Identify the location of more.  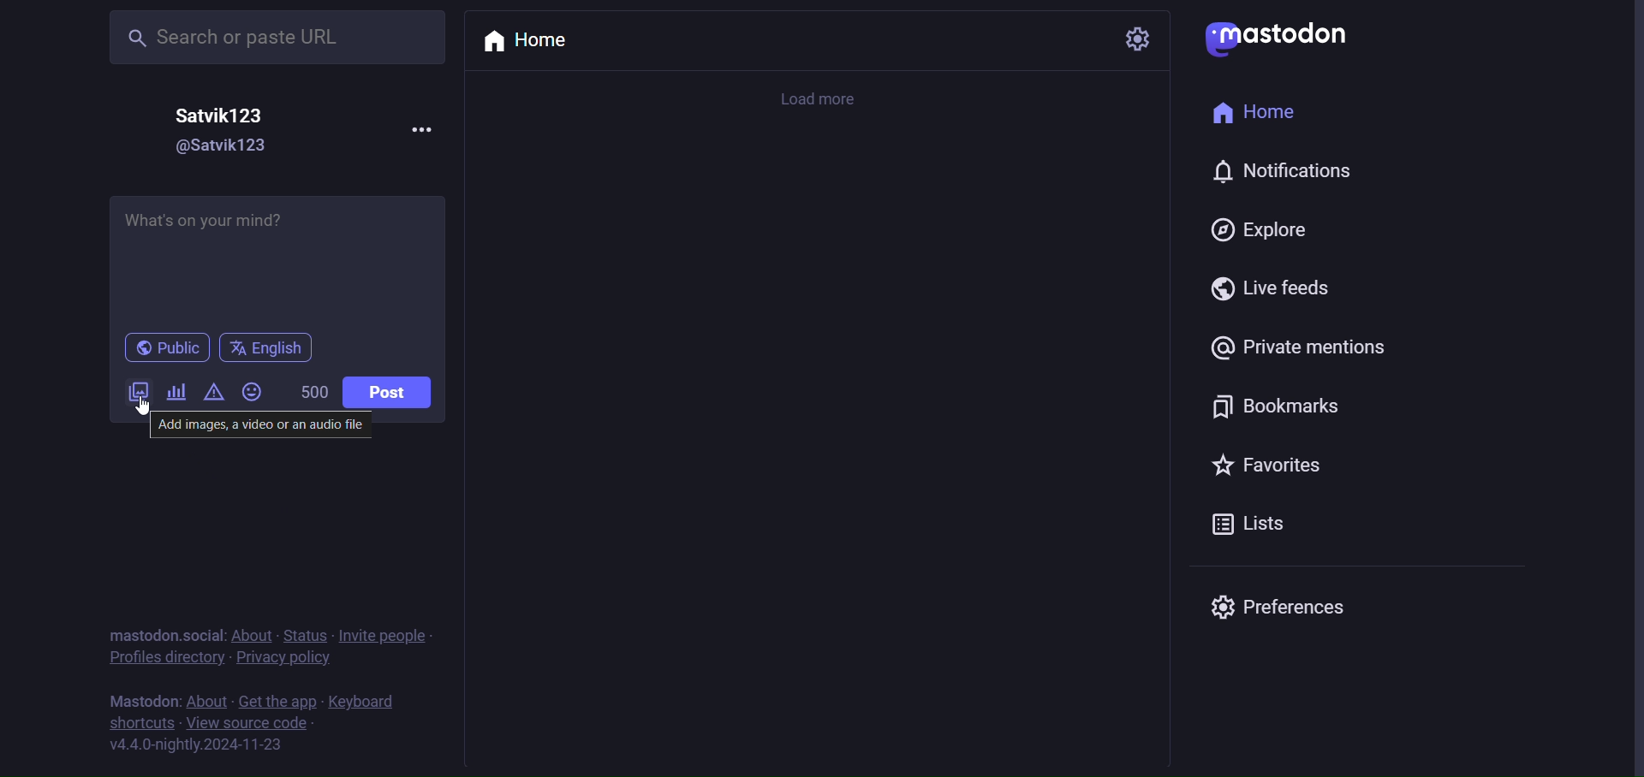
(426, 129).